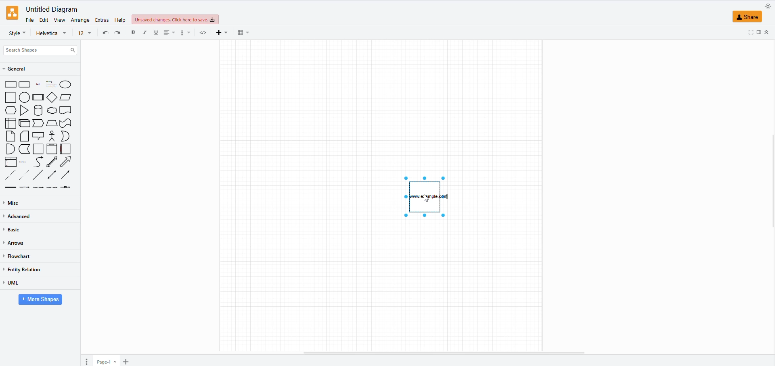 This screenshot has height=366, width=775. I want to click on list item, so click(24, 162).